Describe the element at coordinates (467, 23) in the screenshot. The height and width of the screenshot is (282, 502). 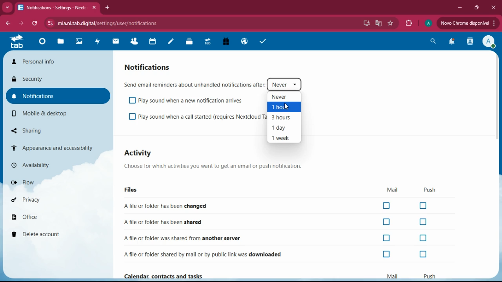
I see `update` at that location.